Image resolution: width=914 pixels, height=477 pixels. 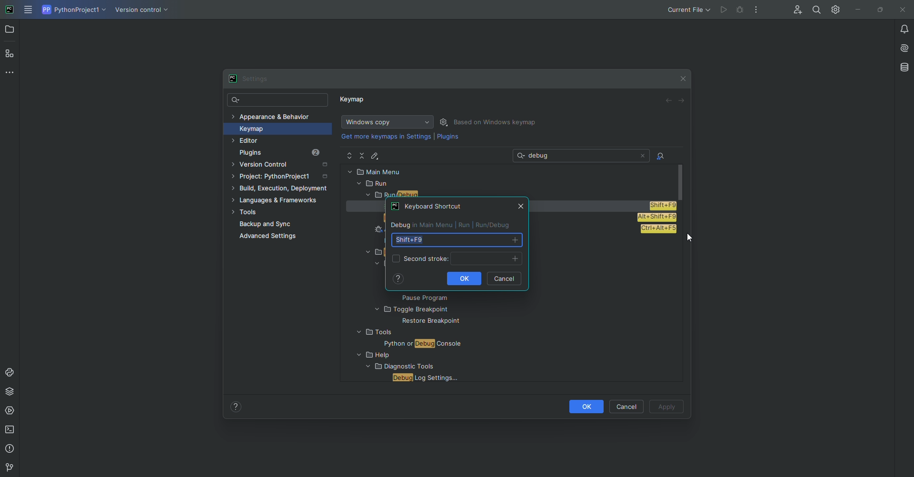 I want to click on Problems, so click(x=11, y=449).